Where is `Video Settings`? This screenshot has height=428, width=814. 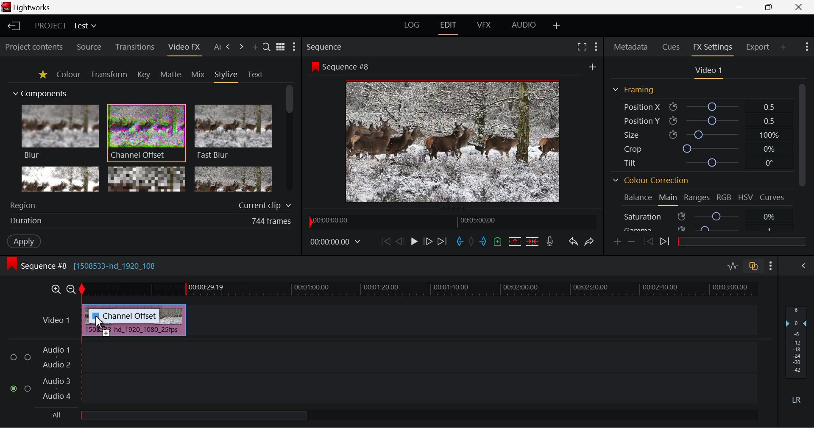 Video Settings is located at coordinates (708, 72).